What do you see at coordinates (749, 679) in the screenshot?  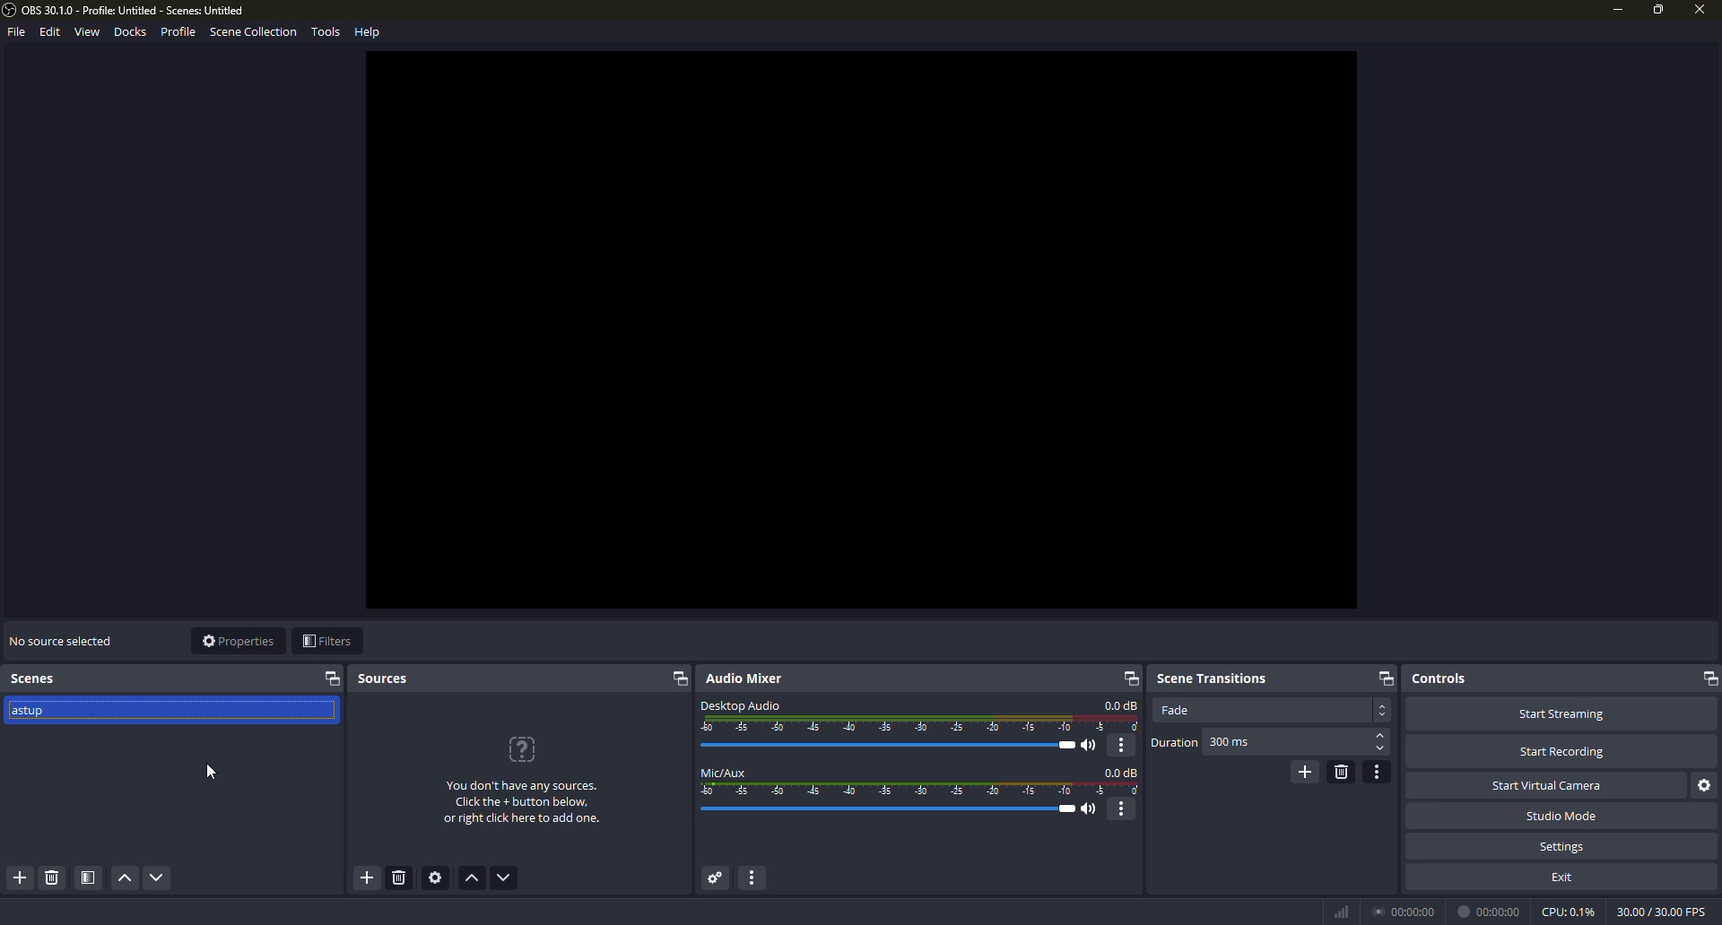 I see `audio mixer` at bounding box center [749, 679].